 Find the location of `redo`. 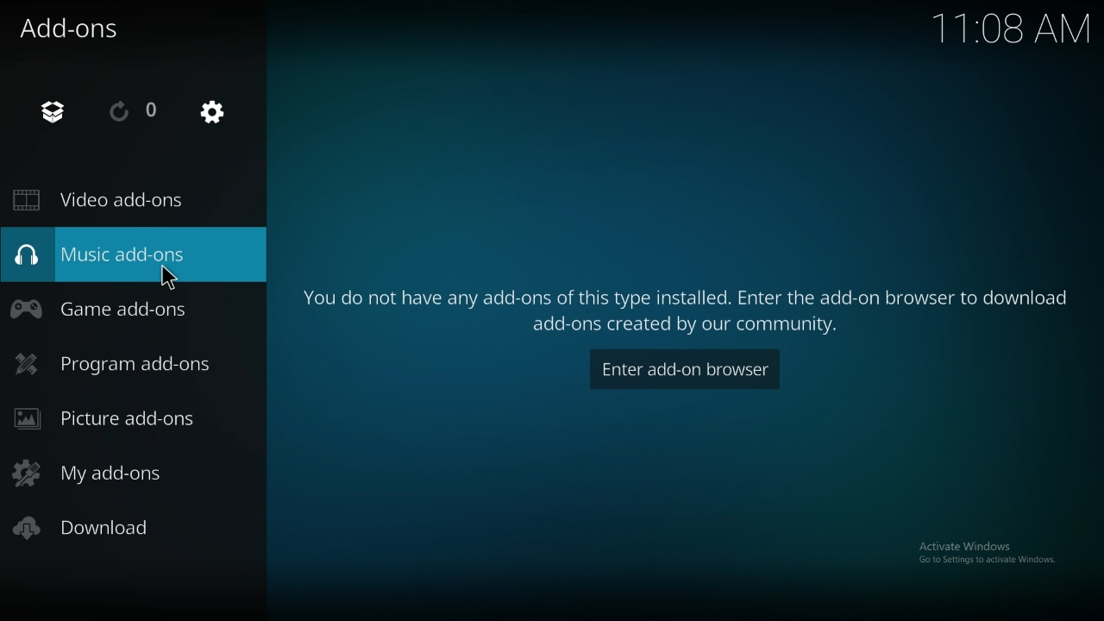

redo is located at coordinates (134, 110).